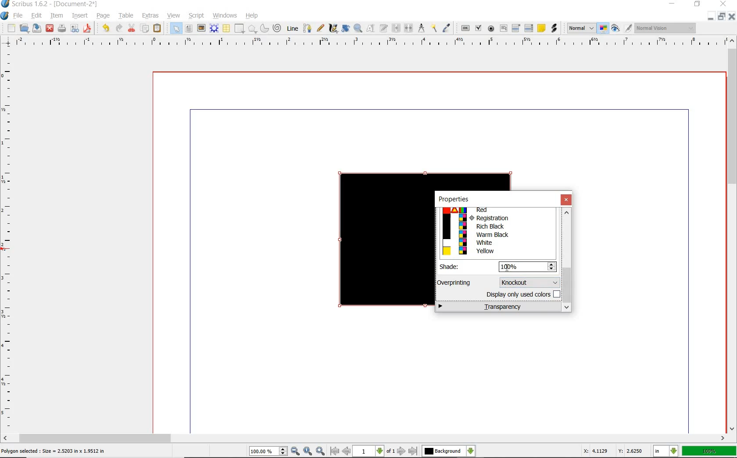 This screenshot has width=737, height=458. What do you see at coordinates (50, 4) in the screenshot?
I see `Scribus 1.6.2 - [Document-2*]` at bounding box center [50, 4].